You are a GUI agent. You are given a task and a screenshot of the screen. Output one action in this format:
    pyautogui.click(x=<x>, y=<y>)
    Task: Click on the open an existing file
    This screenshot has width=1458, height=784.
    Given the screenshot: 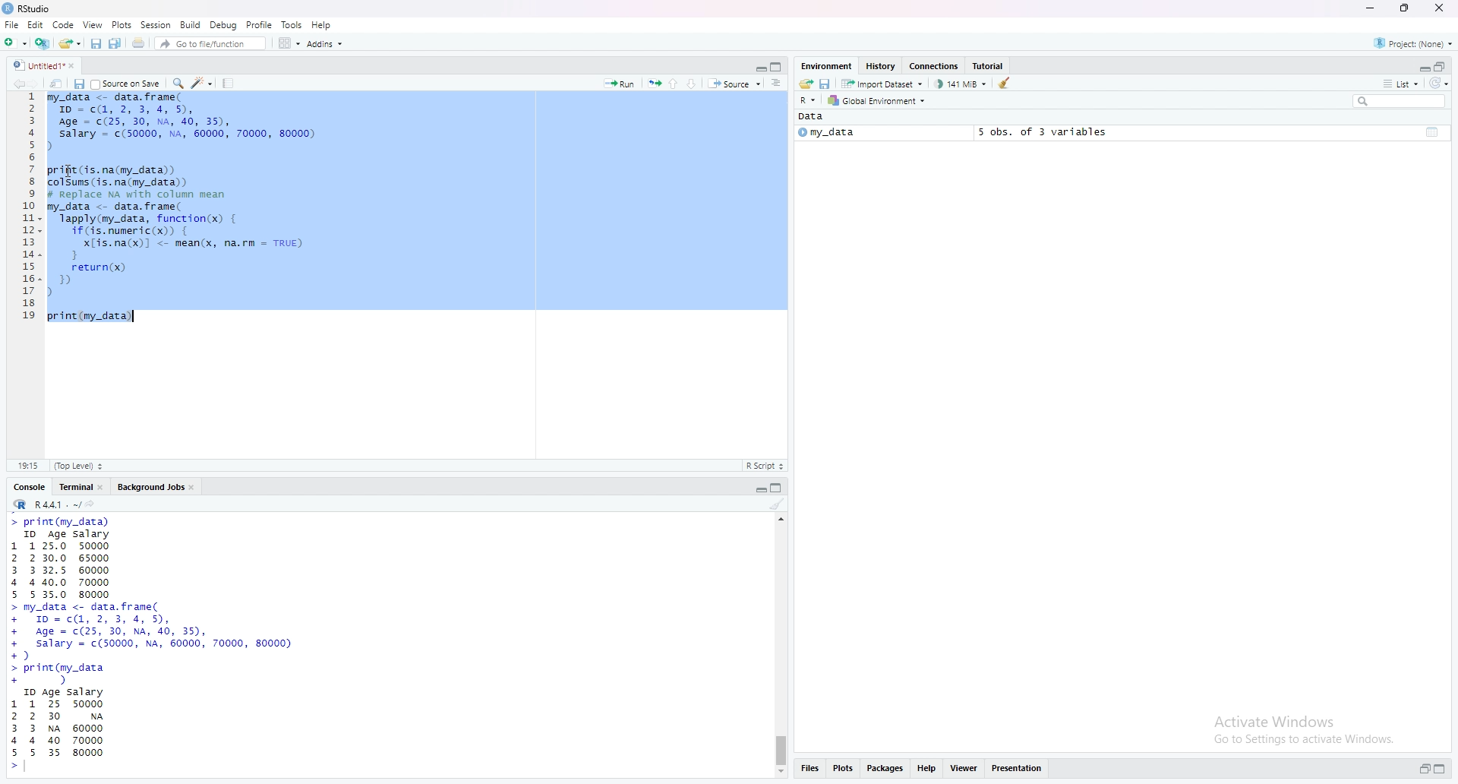 What is the action you would take?
    pyautogui.click(x=70, y=43)
    